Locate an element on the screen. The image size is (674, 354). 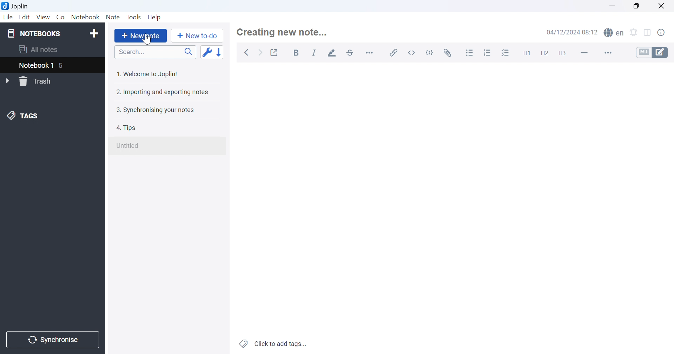
4 is located at coordinates (62, 66).